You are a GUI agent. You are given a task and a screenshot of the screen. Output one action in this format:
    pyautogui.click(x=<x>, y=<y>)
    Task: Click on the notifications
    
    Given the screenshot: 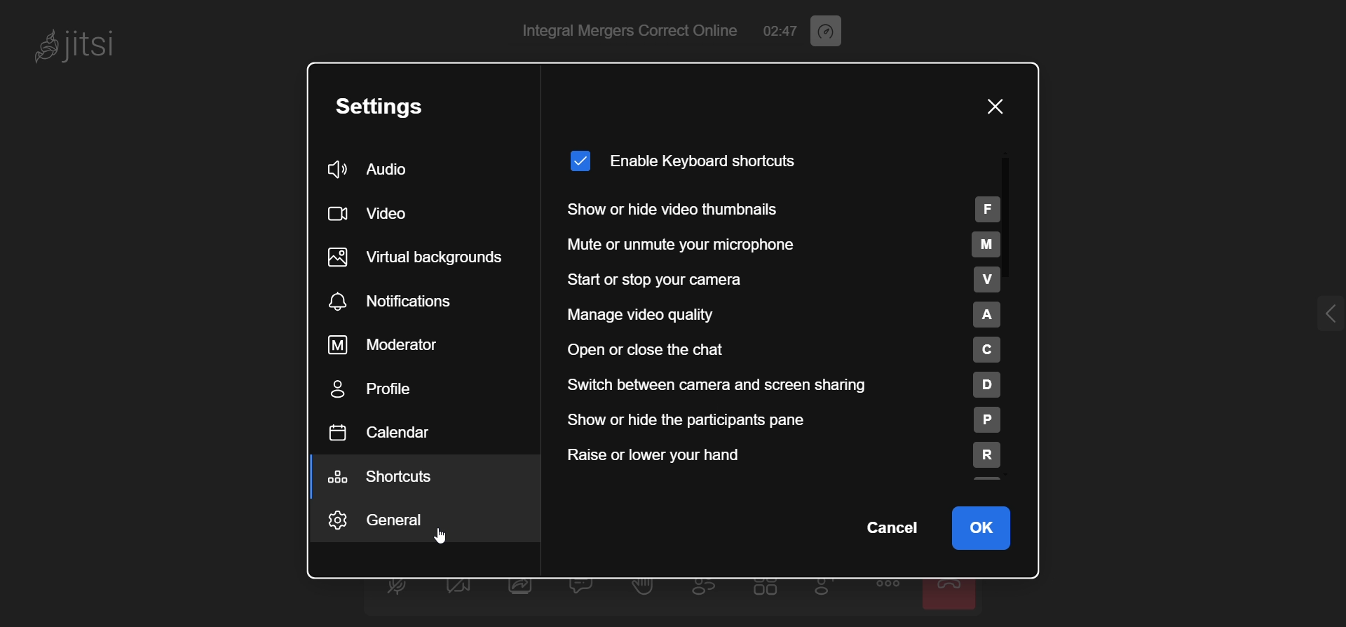 What is the action you would take?
    pyautogui.click(x=400, y=302)
    